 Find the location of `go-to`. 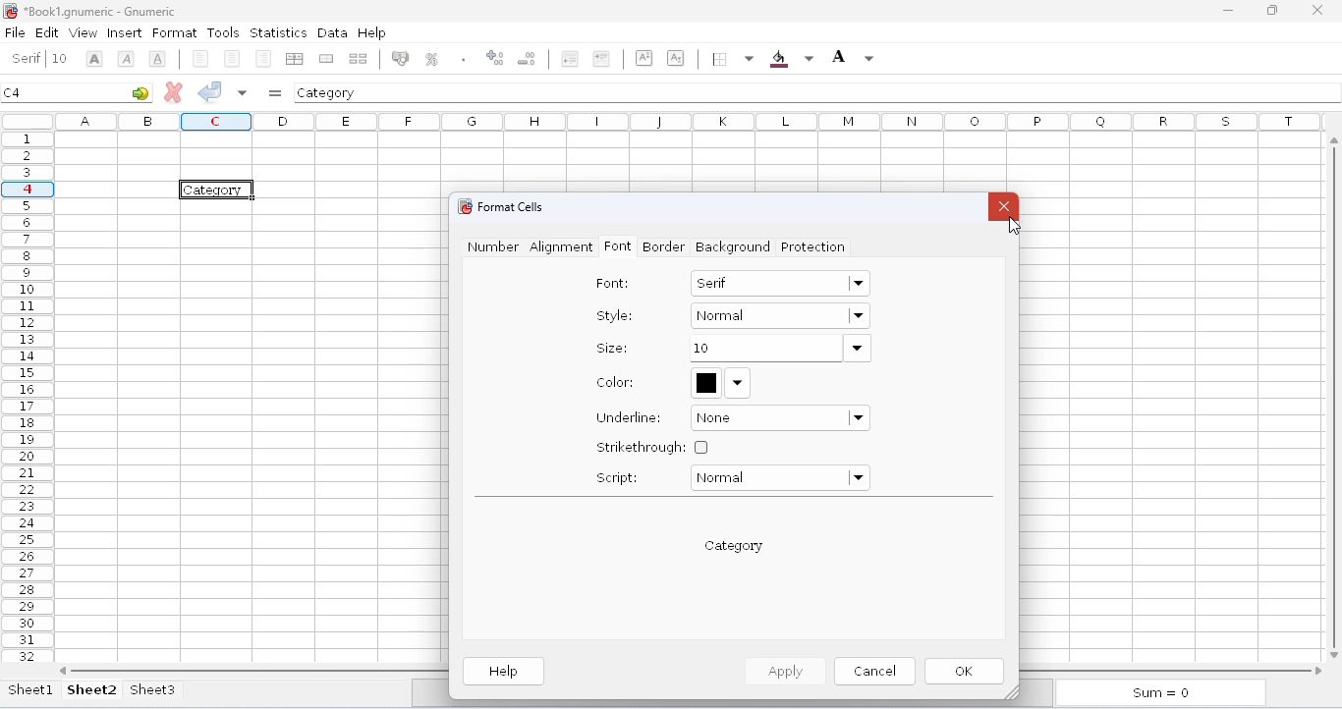

go-to is located at coordinates (140, 92).